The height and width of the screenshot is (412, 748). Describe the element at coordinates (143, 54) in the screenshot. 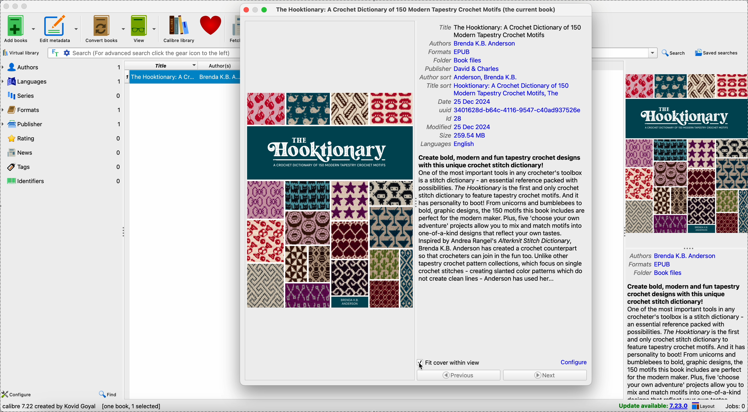

I see `search bar` at that location.